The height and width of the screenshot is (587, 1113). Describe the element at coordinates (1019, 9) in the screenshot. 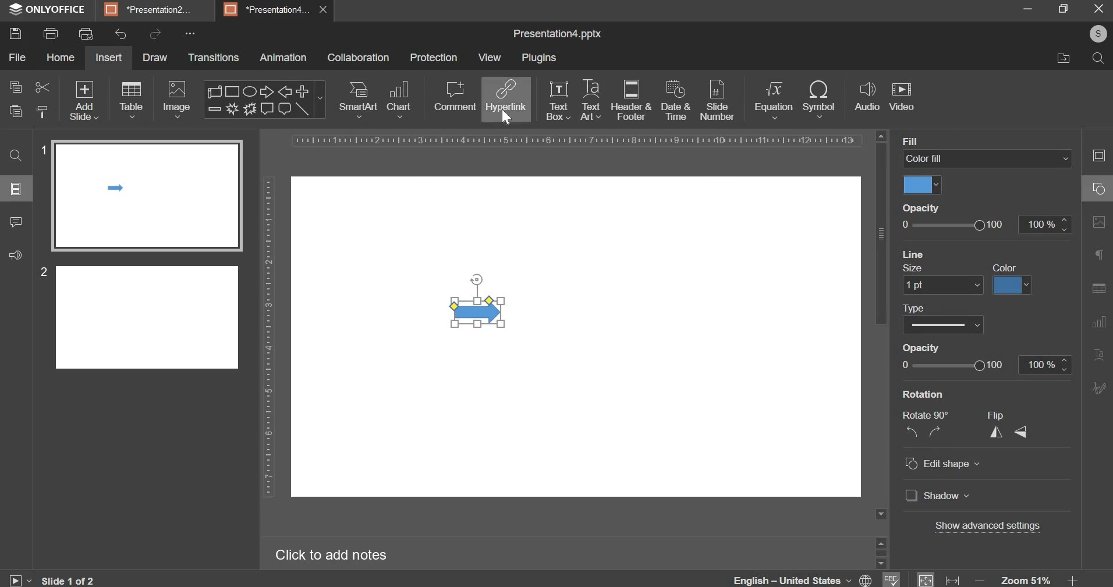

I see `minimise` at that location.